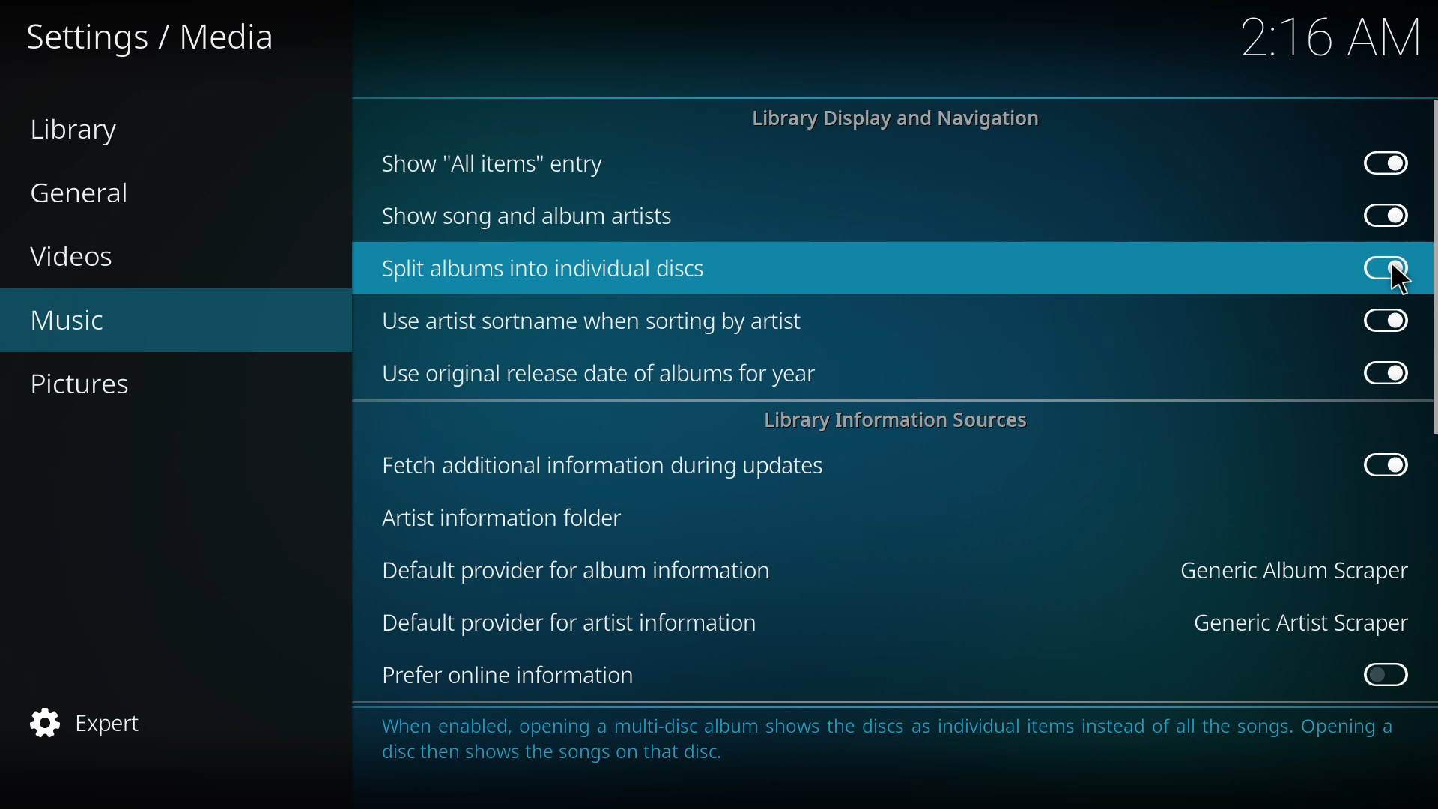 The image size is (1438, 809). I want to click on artist info folder, so click(502, 520).